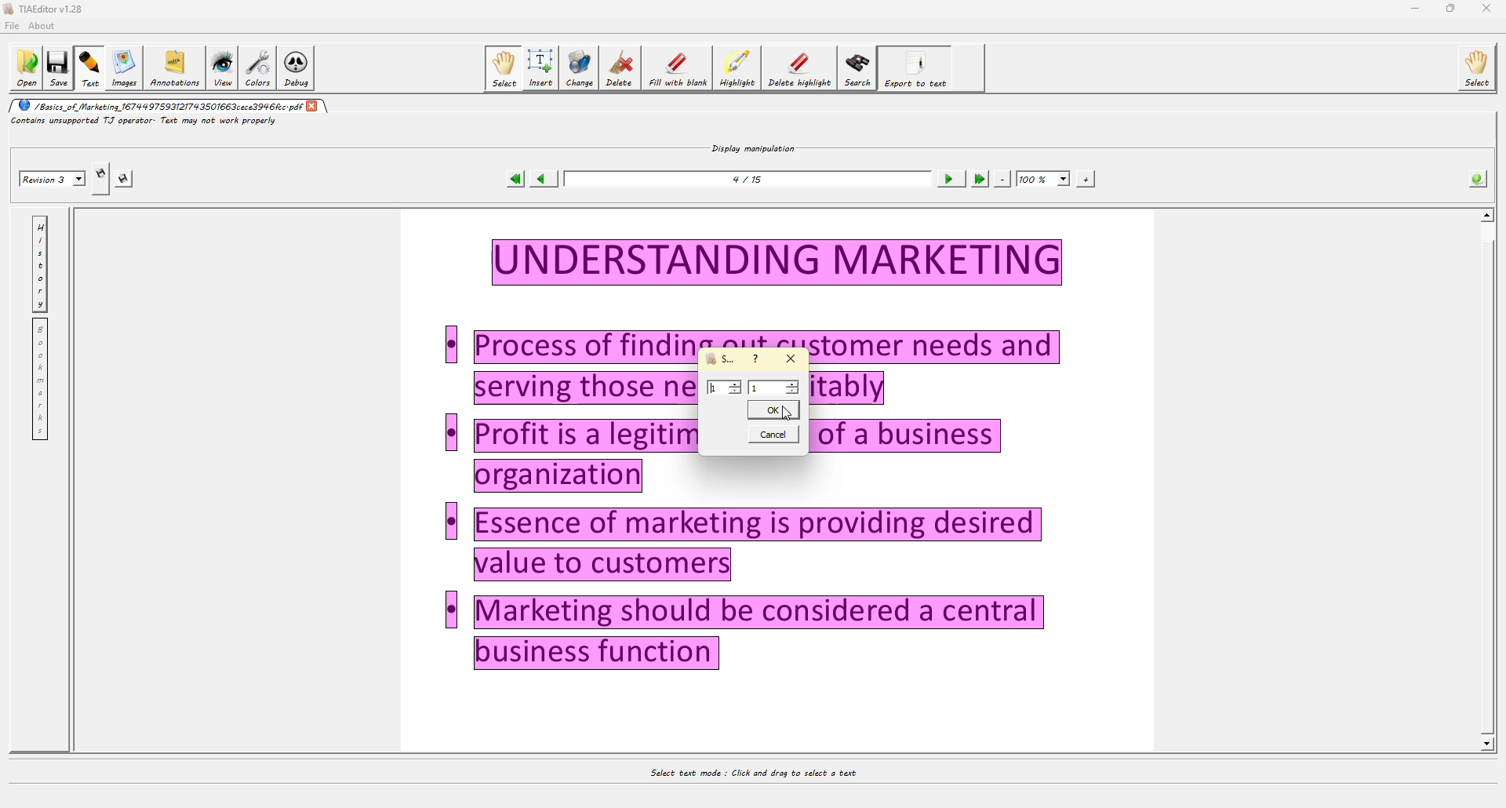  Describe the element at coordinates (749, 771) in the screenshot. I see `select text` at that location.